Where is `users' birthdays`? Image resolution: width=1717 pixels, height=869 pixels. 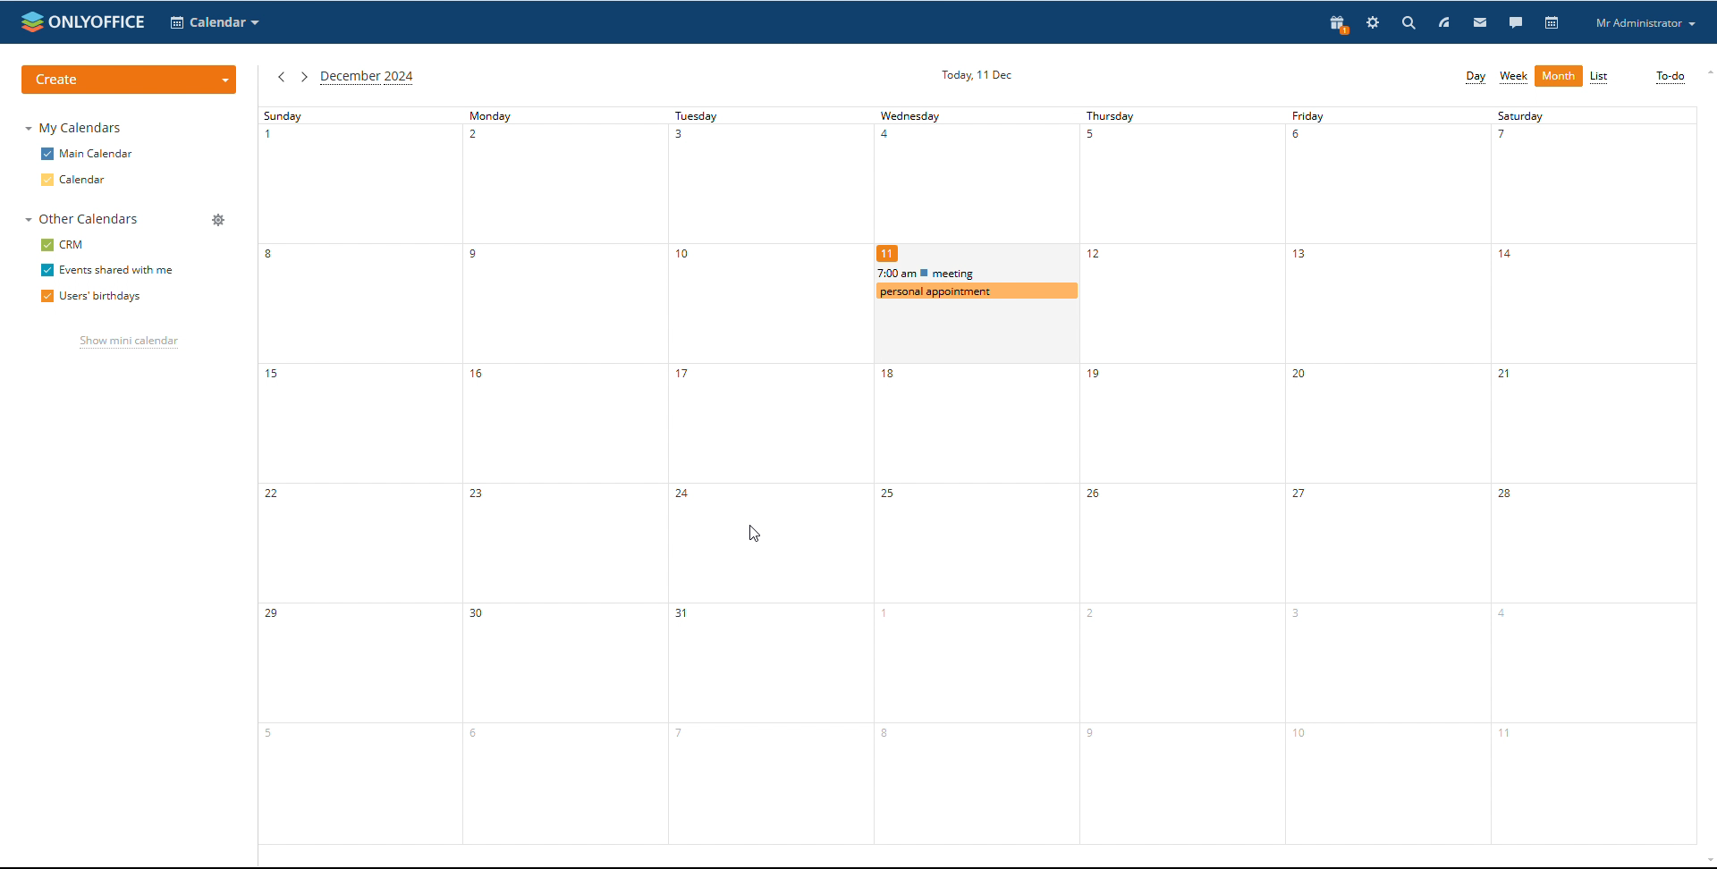 users' birthdays is located at coordinates (92, 298).